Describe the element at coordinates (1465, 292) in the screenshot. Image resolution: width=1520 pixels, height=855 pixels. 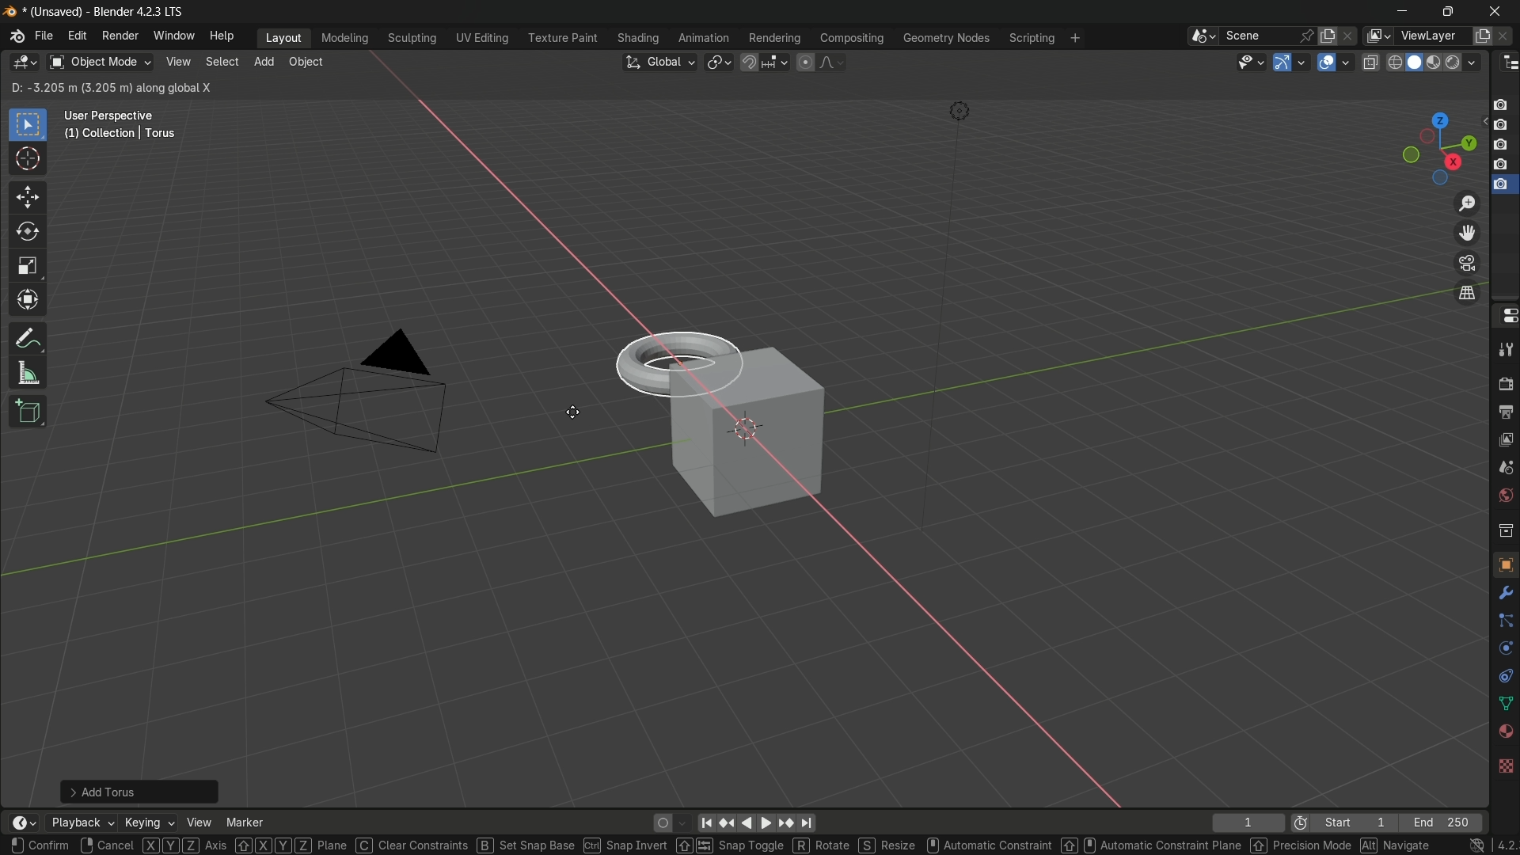
I see `switch the current view` at that location.